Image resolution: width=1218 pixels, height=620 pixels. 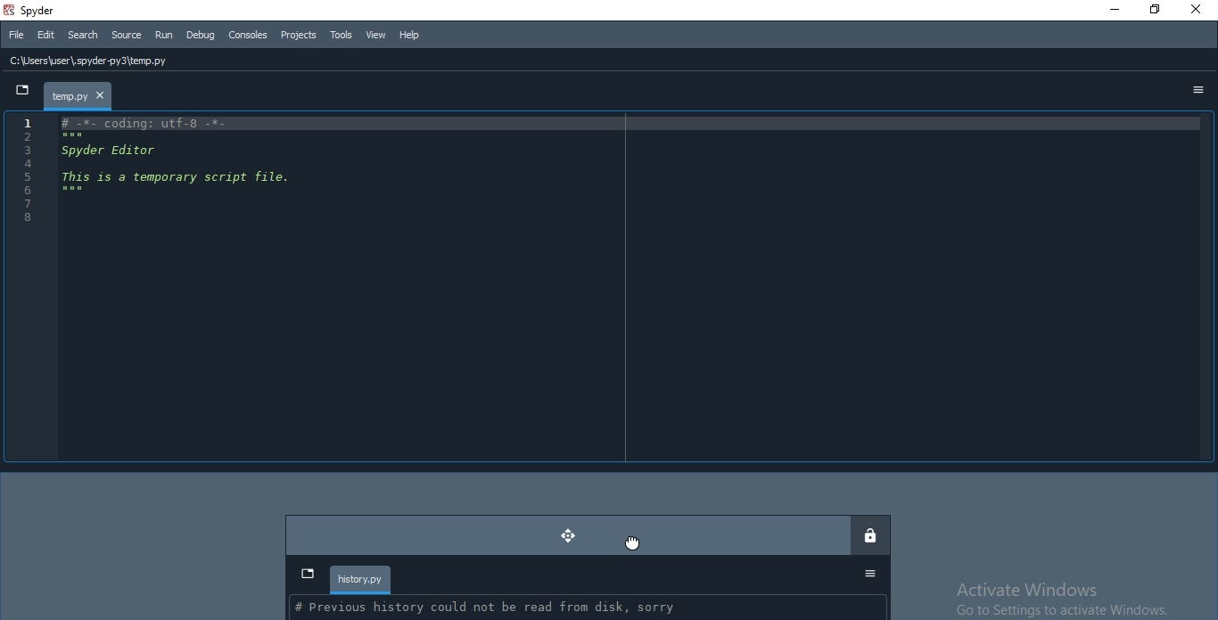 I want to click on spyder, so click(x=36, y=11).